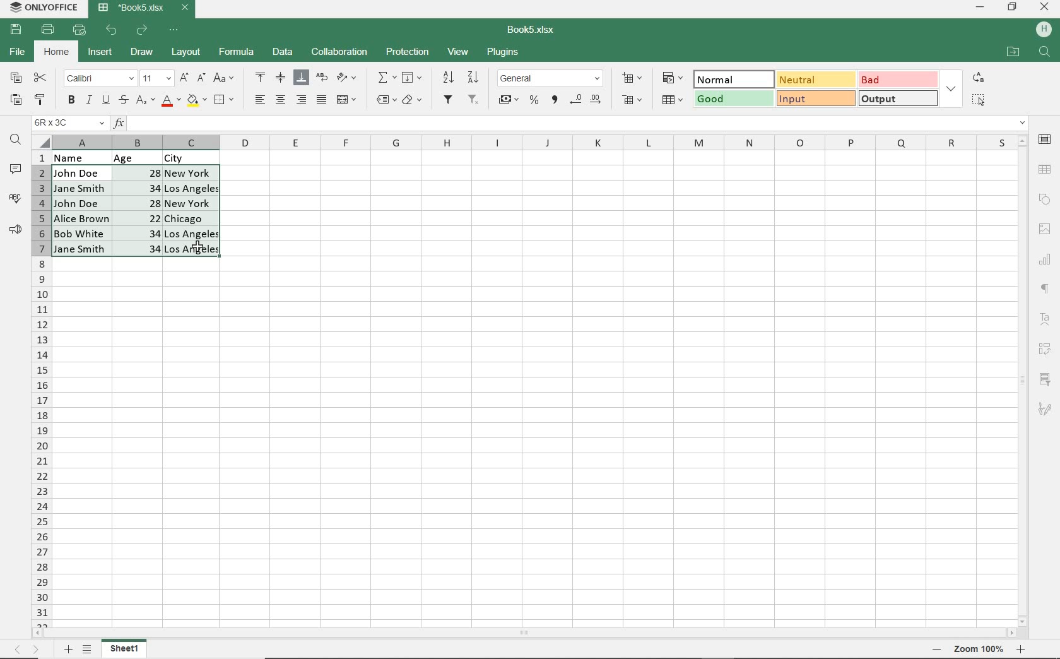  What do you see at coordinates (1025, 380) in the screenshot?
I see `SCROLLBAR` at bounding box center [1025, 380].